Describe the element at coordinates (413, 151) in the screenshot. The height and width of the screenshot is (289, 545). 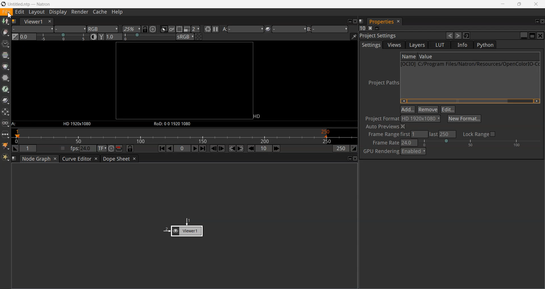
I see `GPU rendering Enable/ disable` at that location.